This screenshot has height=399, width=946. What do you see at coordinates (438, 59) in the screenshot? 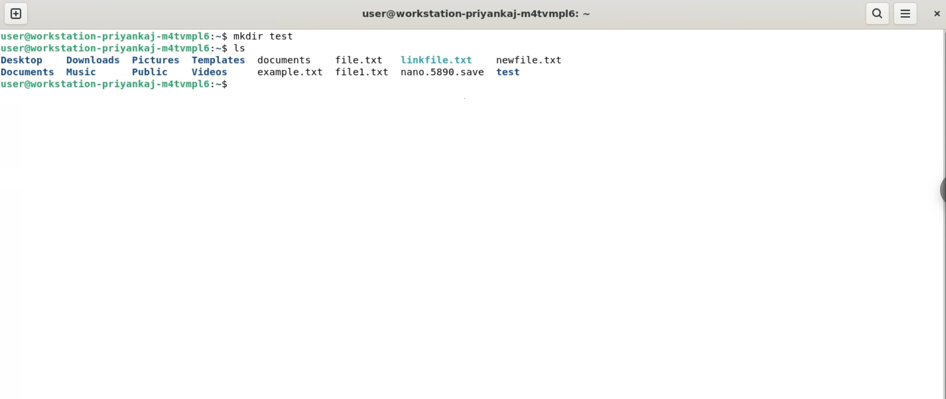
I see `linkfile.txt` at bounding box center [438, 59].